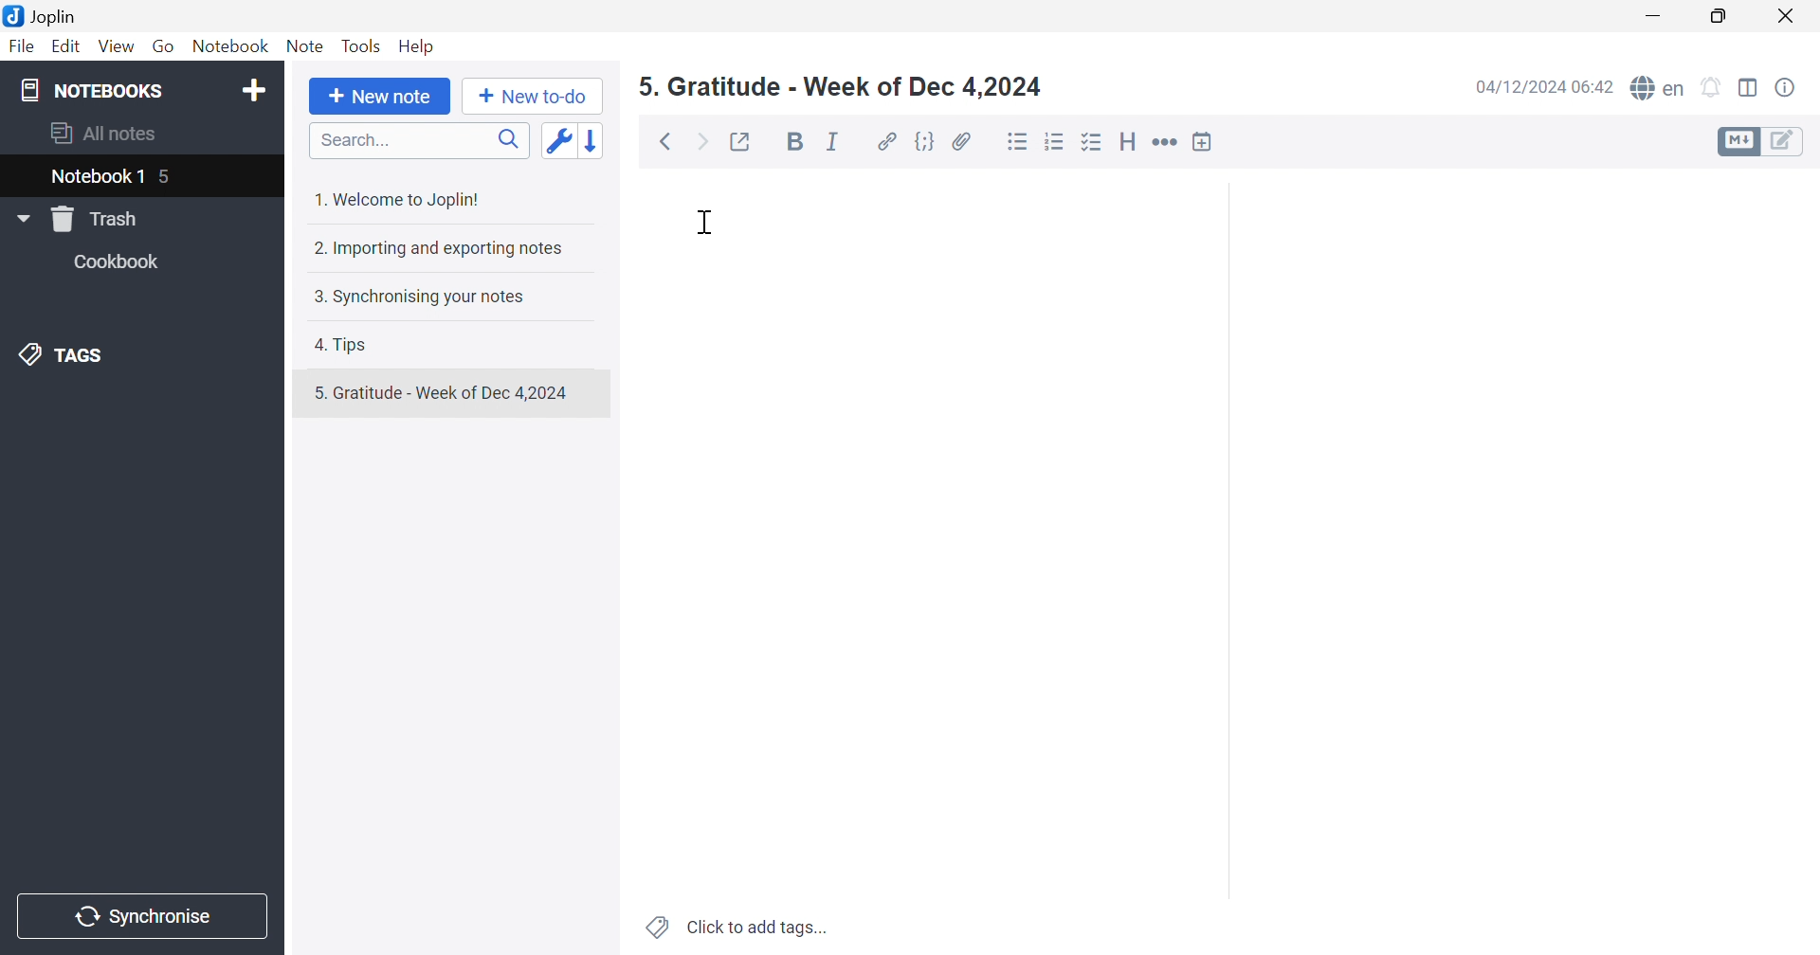 This screenshot has width=1820, height=955. I want to click on Restore Down, so click(1721, 18).